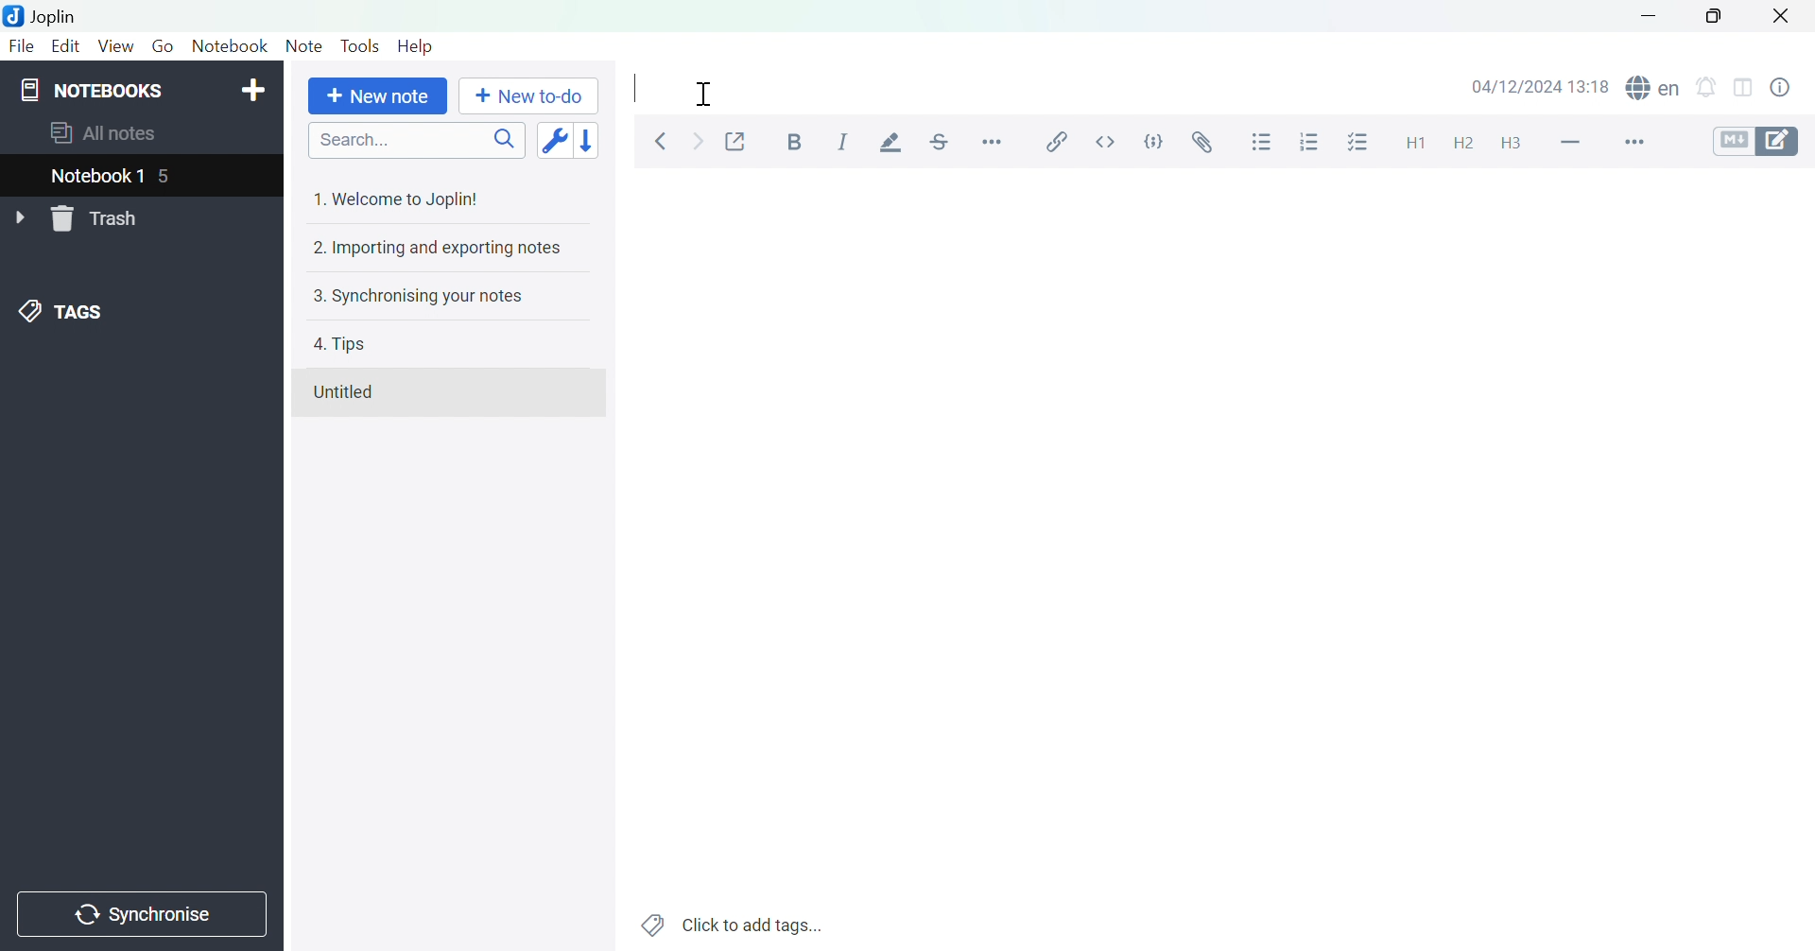 Image resolution: width=1815 pixels, height=951 pixels. Describe the element at coordinates (1646, 16) in the screenshot. I see `Minimize` at that location.